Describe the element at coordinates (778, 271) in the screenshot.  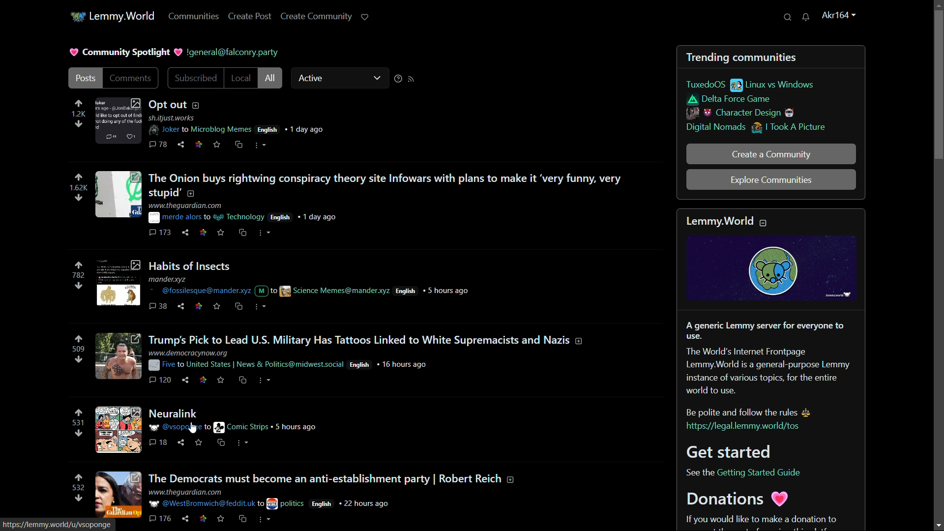
I see `image` at that location.